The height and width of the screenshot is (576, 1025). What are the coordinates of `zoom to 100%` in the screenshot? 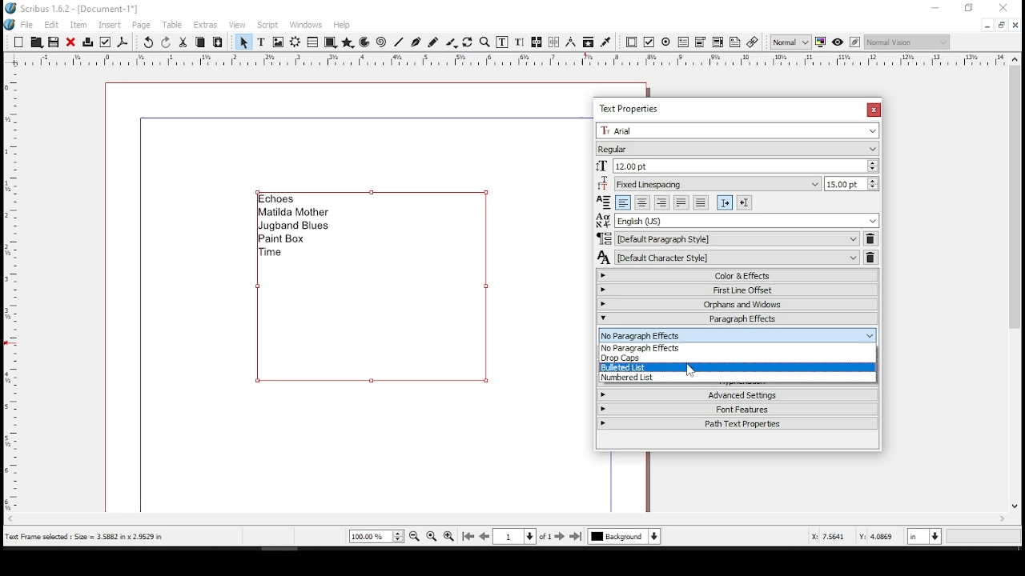 It's located at (432, 535).